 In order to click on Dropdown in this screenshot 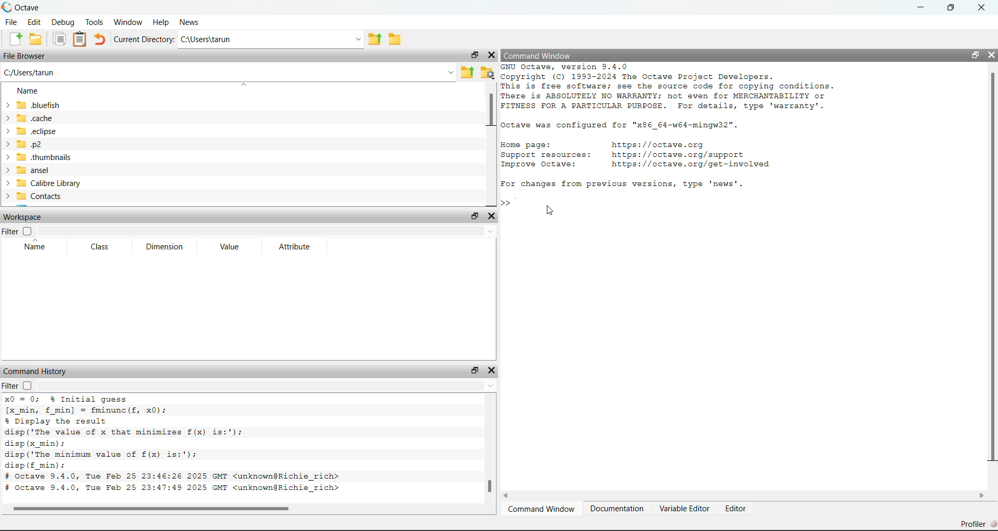, I will do `click(490, 231)`.